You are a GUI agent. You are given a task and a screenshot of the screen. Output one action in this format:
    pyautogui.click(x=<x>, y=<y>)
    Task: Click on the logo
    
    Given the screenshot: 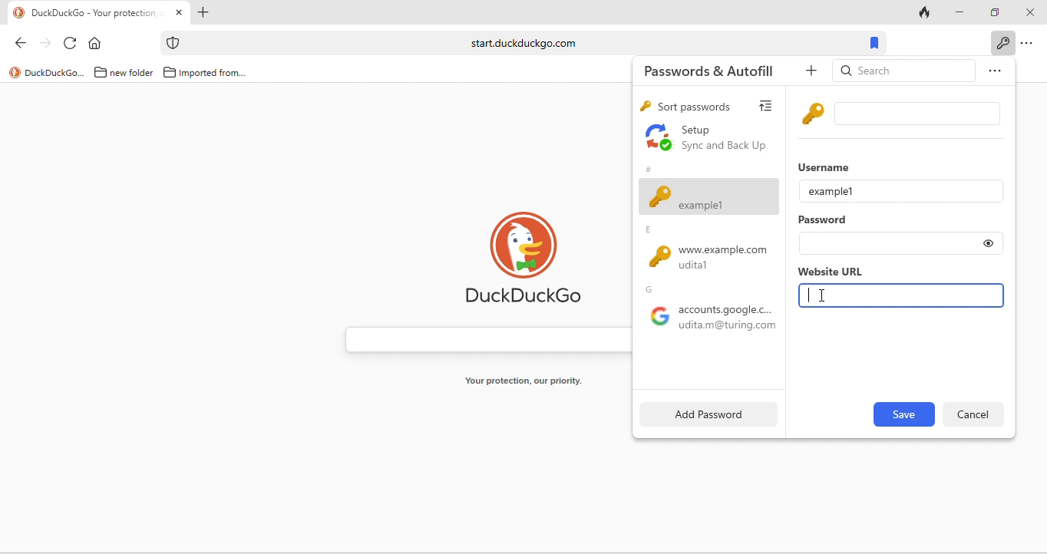 What is the action you would take?
    pyautogui.click(x=19, y=13)
    